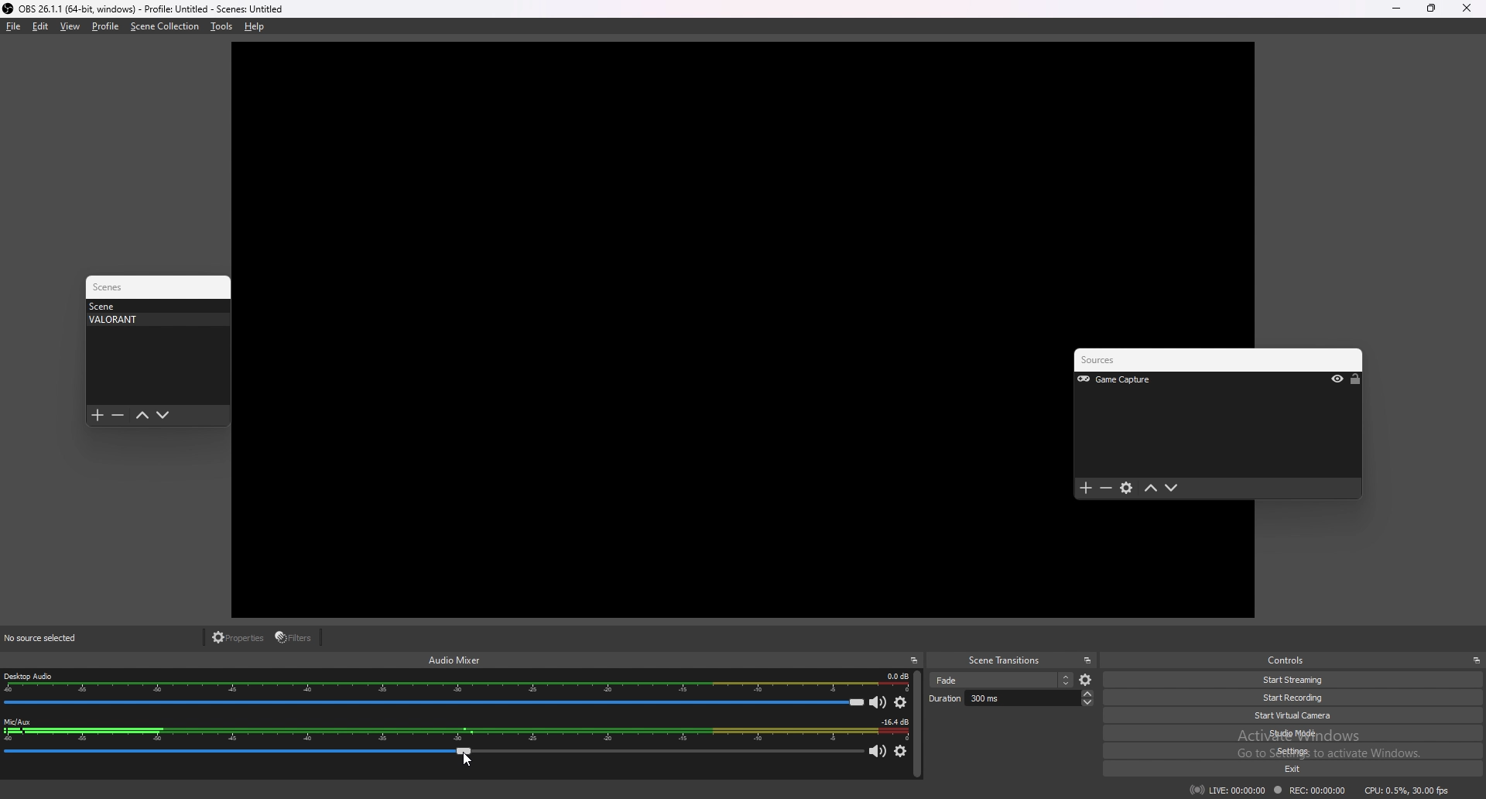 The height and width of the screenshot is (799, 1486). I want to click on pop out, so click(914, 660).